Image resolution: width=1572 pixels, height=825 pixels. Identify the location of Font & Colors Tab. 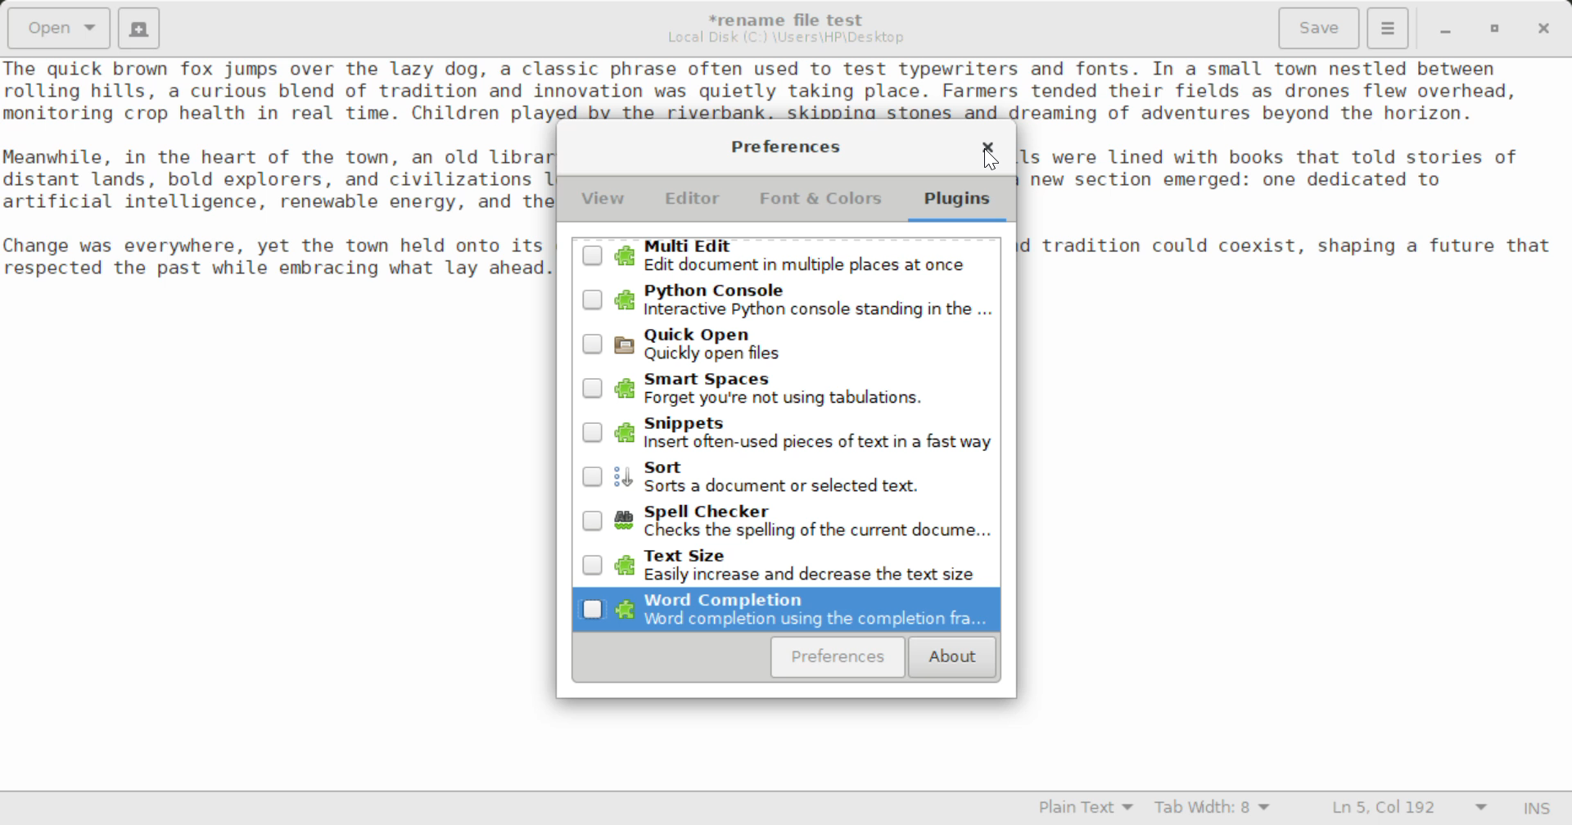
(820, 205).